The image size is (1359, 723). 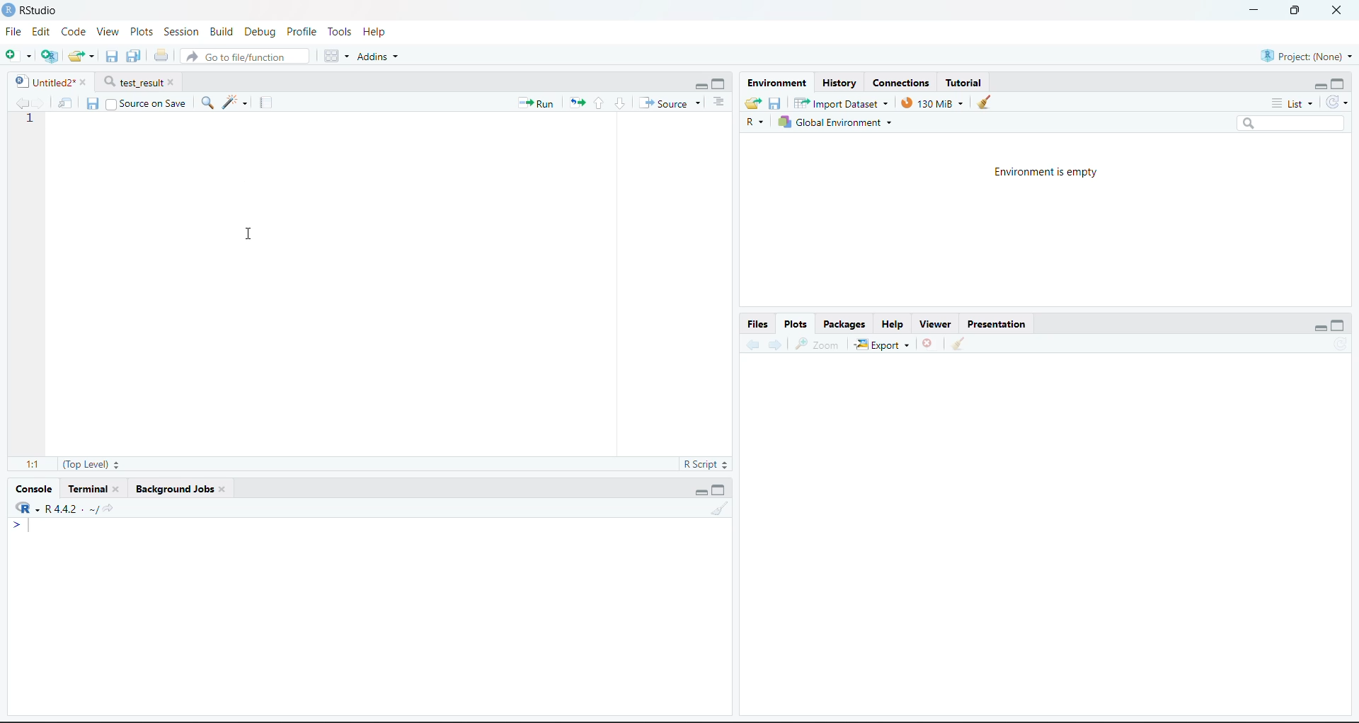 I want to click on Minimize, so click(x=1249, y=11).